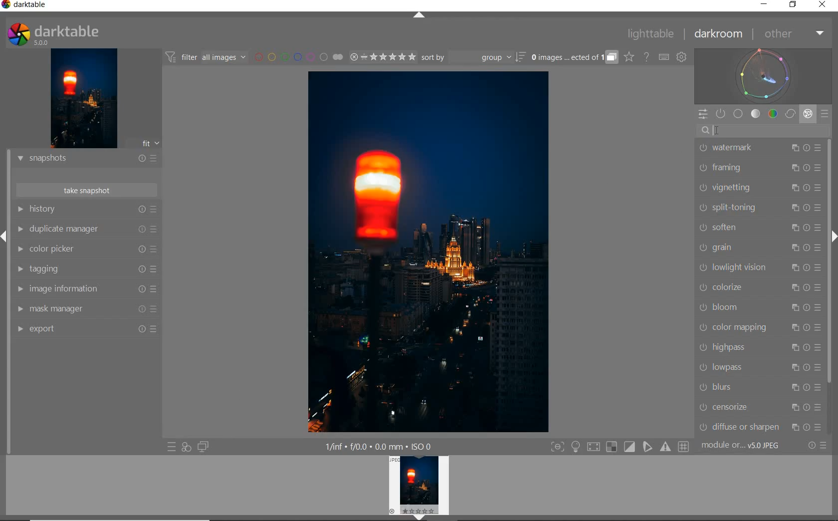 This screenshot has height=521, width=838. Describe the element at coordinates (806, 307) in the screenshot. I see `Reset` at that location.